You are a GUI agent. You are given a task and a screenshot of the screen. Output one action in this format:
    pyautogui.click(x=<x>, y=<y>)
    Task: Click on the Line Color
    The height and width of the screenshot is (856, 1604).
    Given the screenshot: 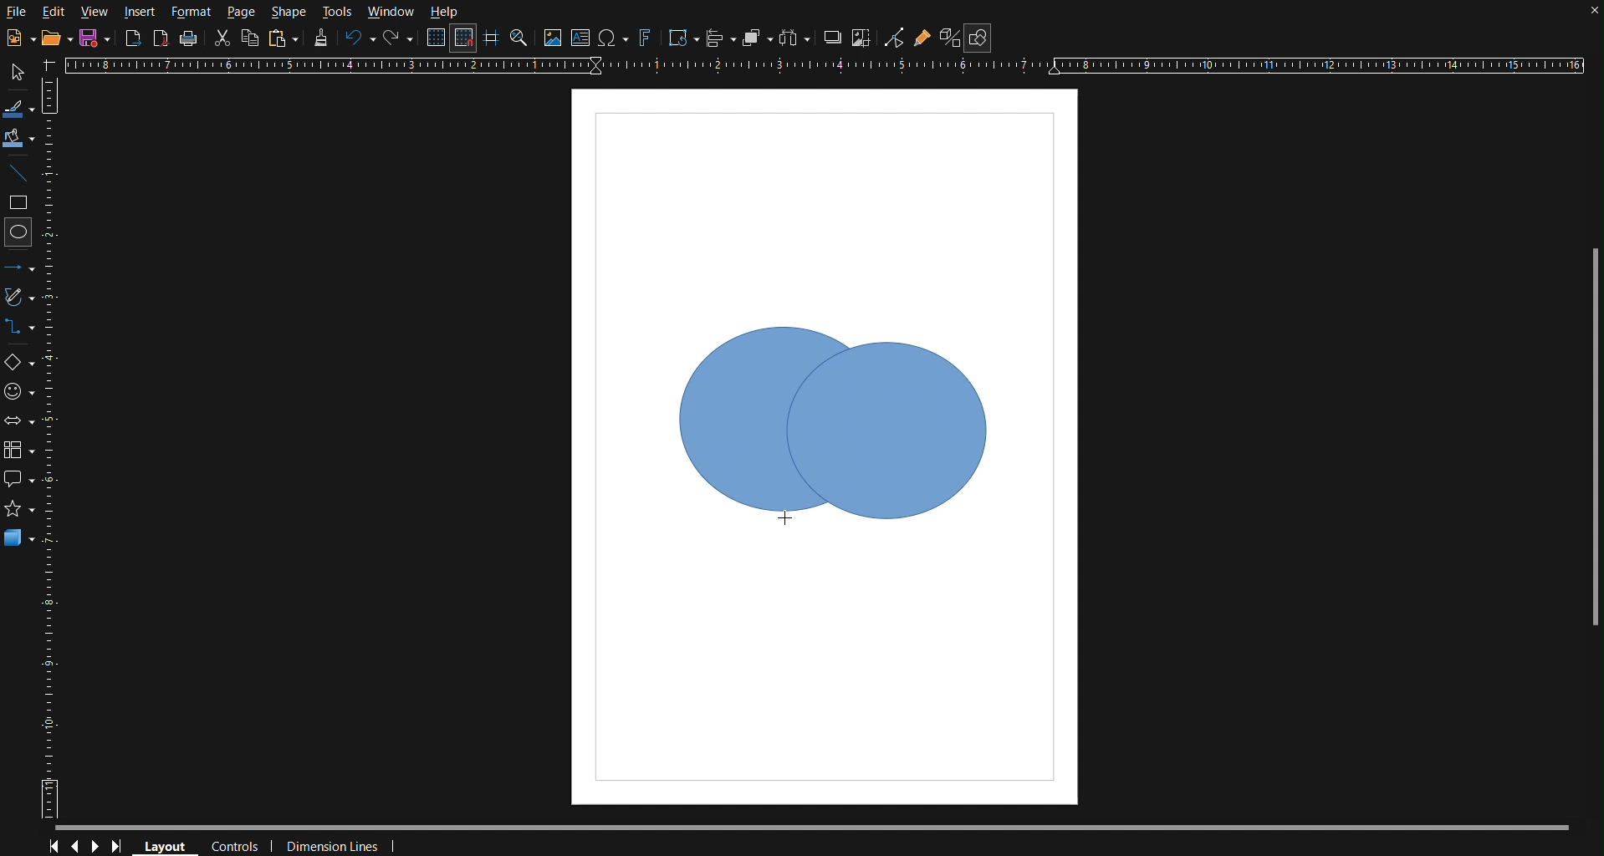 What is the action you would take?
    pyautogui.click(x=22, y=107)
    